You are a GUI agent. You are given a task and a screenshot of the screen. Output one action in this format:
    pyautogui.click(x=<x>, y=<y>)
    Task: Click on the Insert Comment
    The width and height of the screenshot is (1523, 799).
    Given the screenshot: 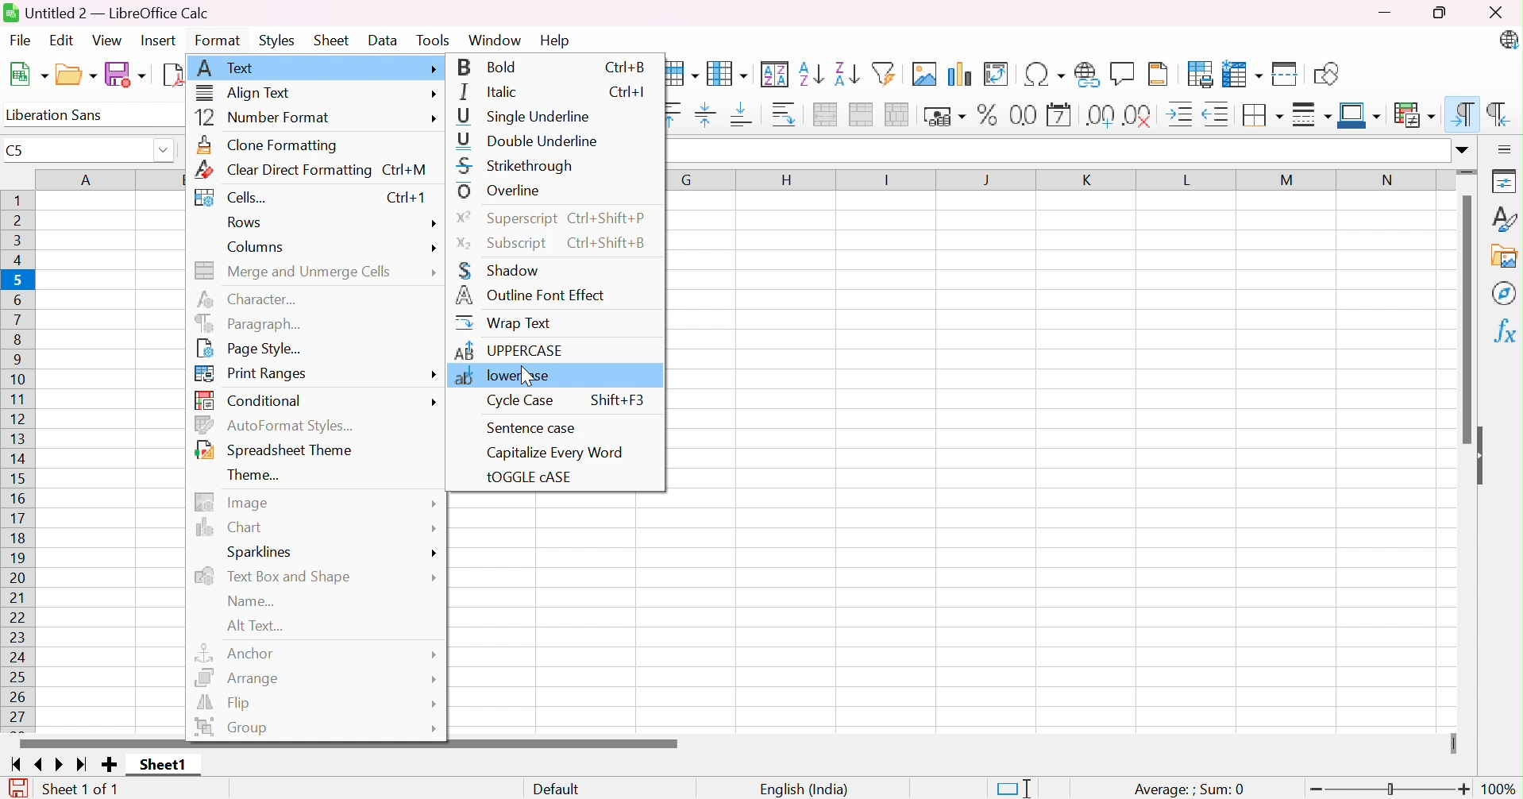 What is the action you would take?
    pyautogui.click(x=1122, y=73)
    